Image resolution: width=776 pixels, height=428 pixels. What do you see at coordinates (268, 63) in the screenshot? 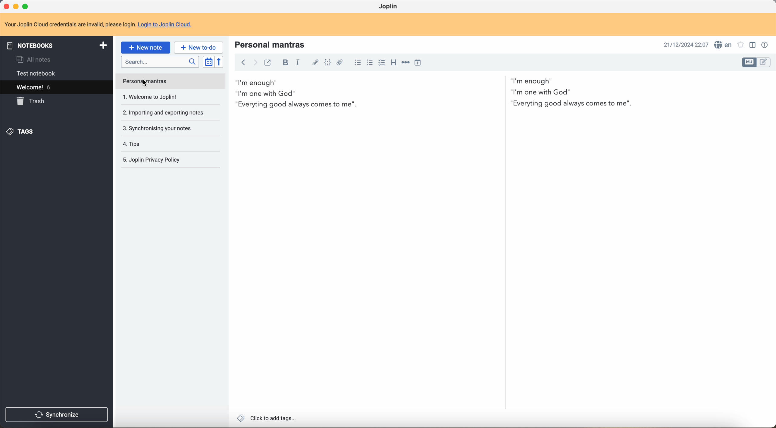
I see `toggle external editing` at bounding box center [268, 63].